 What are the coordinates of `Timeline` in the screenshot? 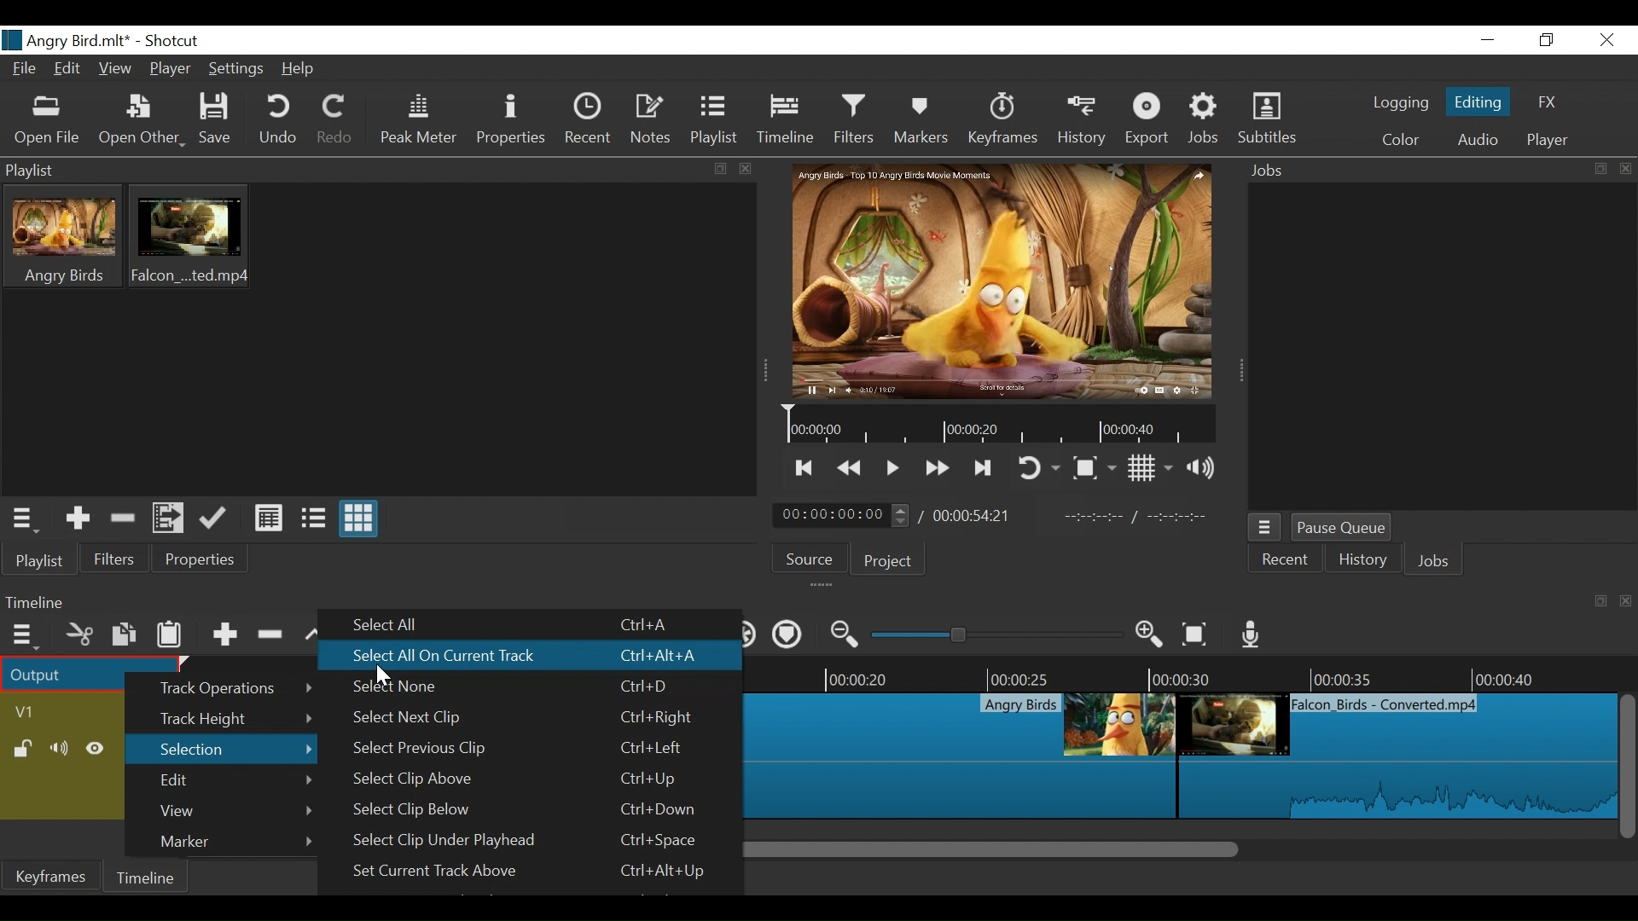 It's located at (146, 877).